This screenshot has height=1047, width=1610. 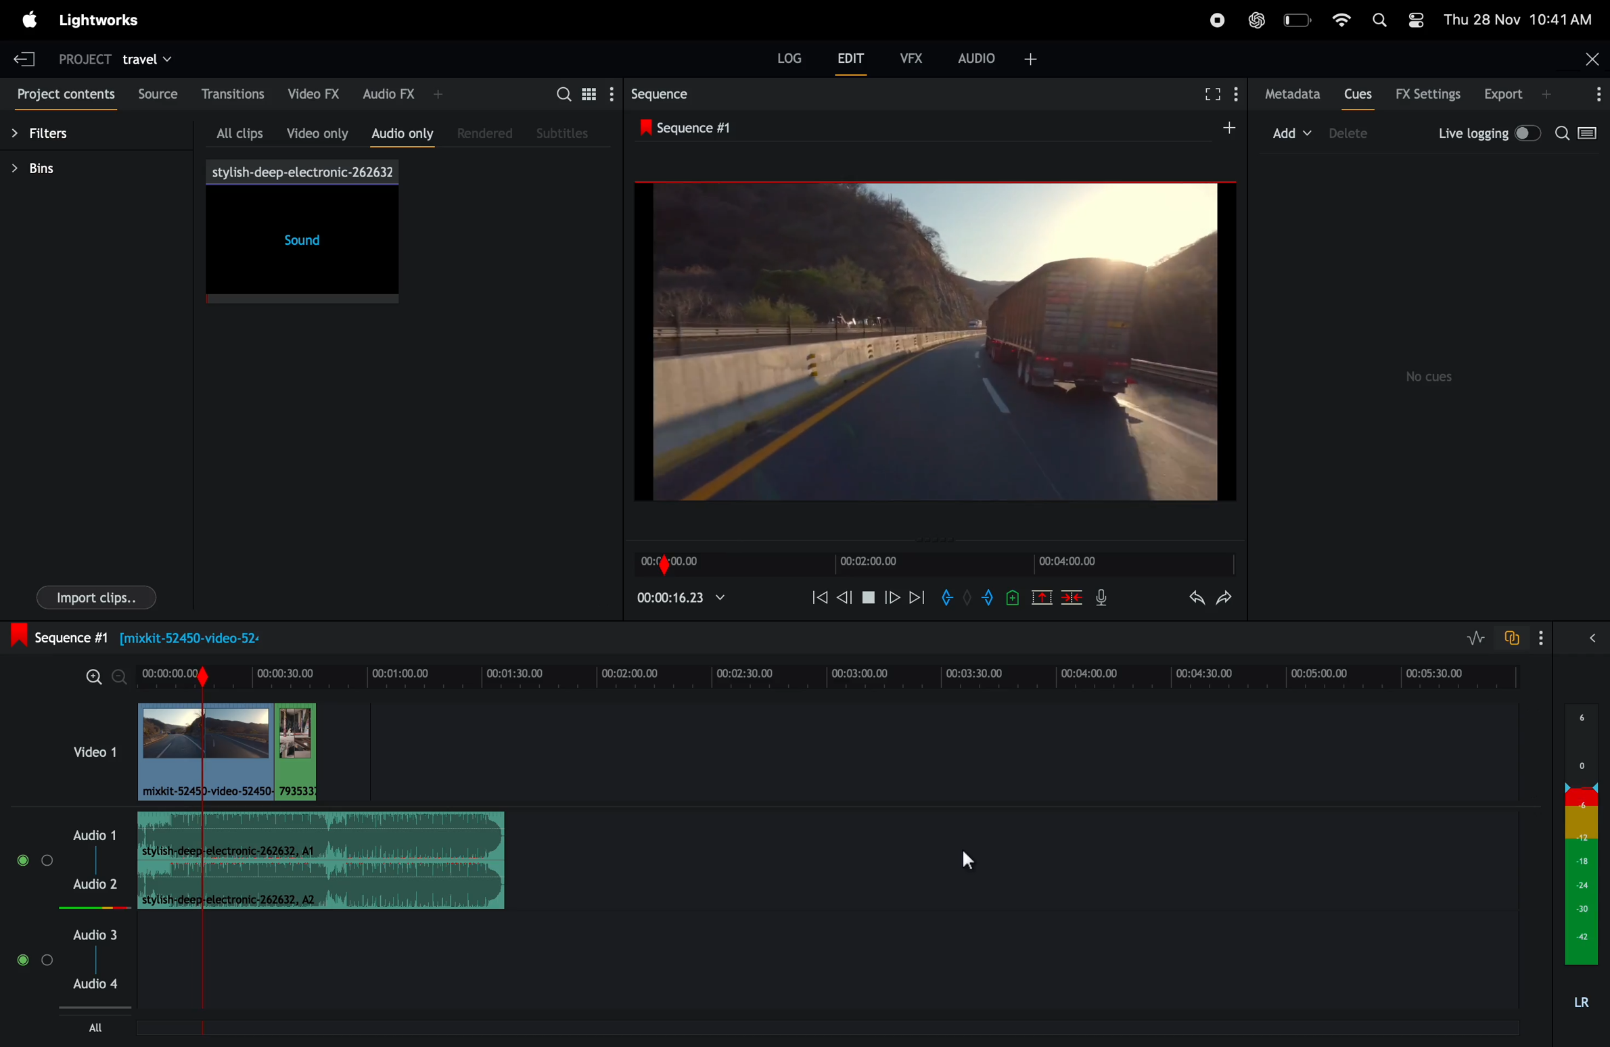 I want to click on Sequence Marker, so click(x=202, y=976).